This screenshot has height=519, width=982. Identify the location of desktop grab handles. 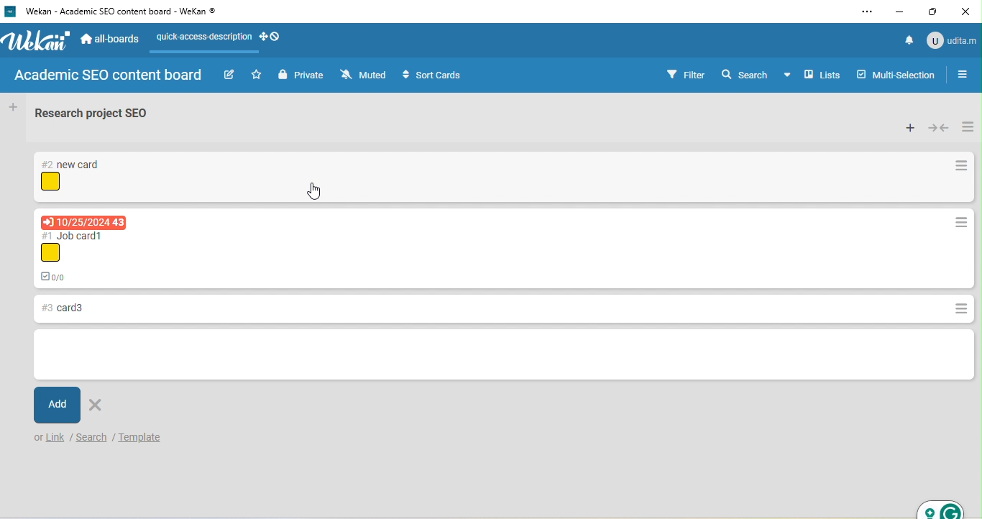
(271, 37).